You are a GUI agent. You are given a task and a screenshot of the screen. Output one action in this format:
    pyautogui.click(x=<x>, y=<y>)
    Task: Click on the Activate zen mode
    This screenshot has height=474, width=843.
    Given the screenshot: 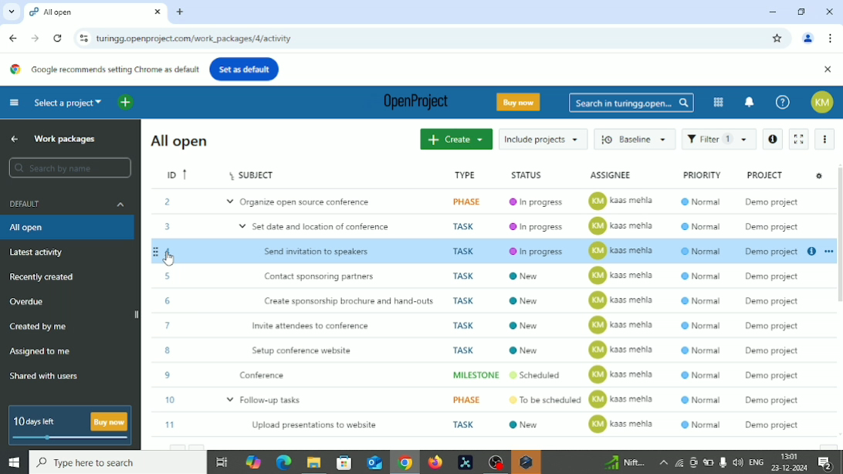 What is the action you would take?
    pyautogui.click(x=801, y=138)
    